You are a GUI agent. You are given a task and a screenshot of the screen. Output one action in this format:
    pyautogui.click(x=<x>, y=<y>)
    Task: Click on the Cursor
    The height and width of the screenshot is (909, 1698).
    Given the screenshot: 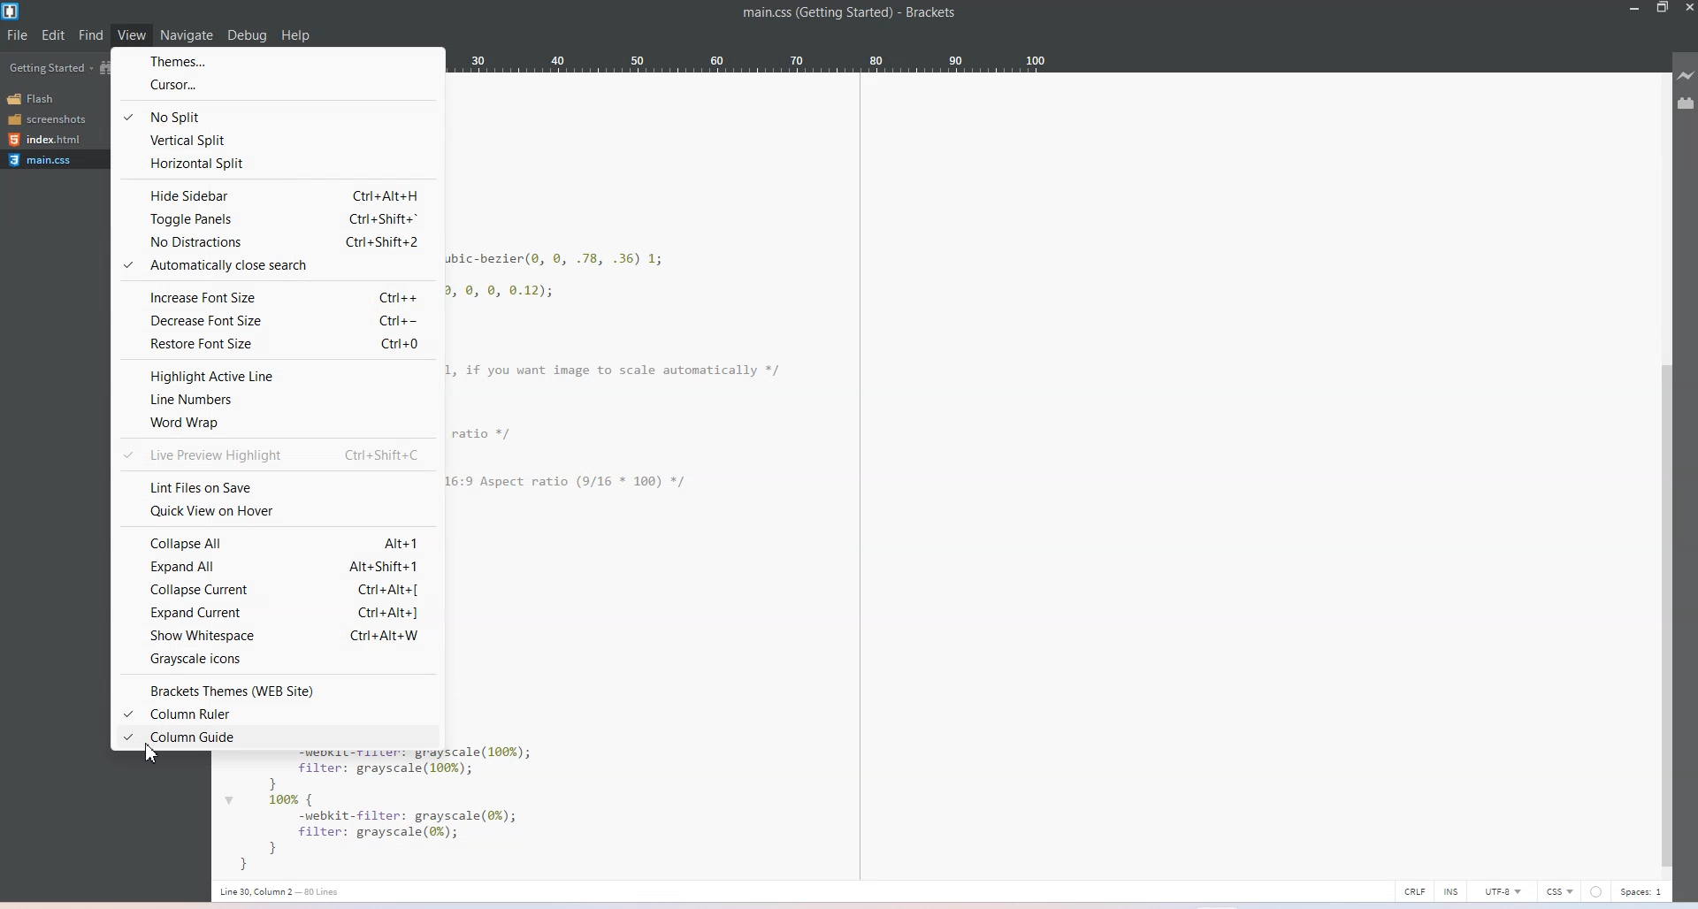 What is the action you would take?
    pyautogui.click(x=280, y=86)
    